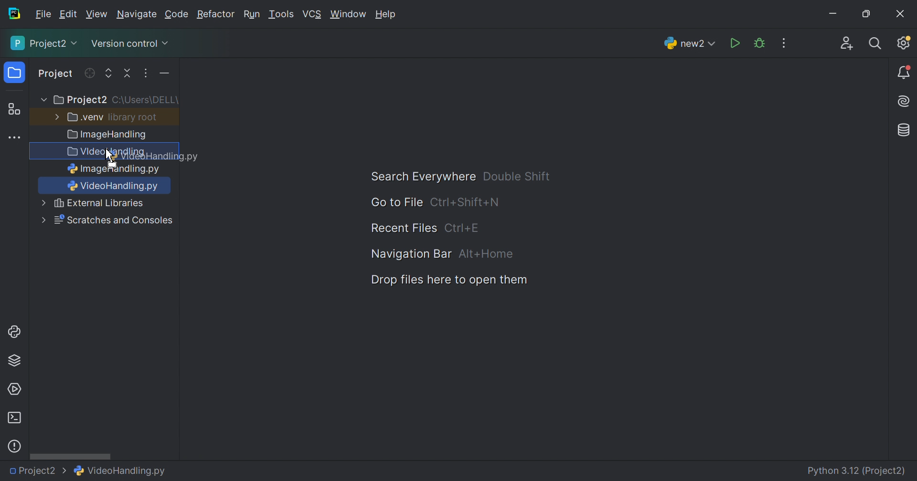 This screenshot has height=481, width=917. What do you see at coordinates (162, 75) in the screenshot?
I see `More actions` at bounding box center [162, 75].